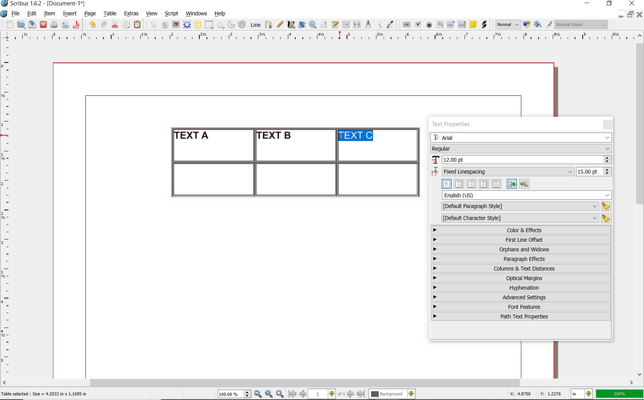 This screenshot has height=400, width=644. What do you see at coordinates (485, 184) in the screenshot?
I see `text alignment` at bounding box center [485, 184].